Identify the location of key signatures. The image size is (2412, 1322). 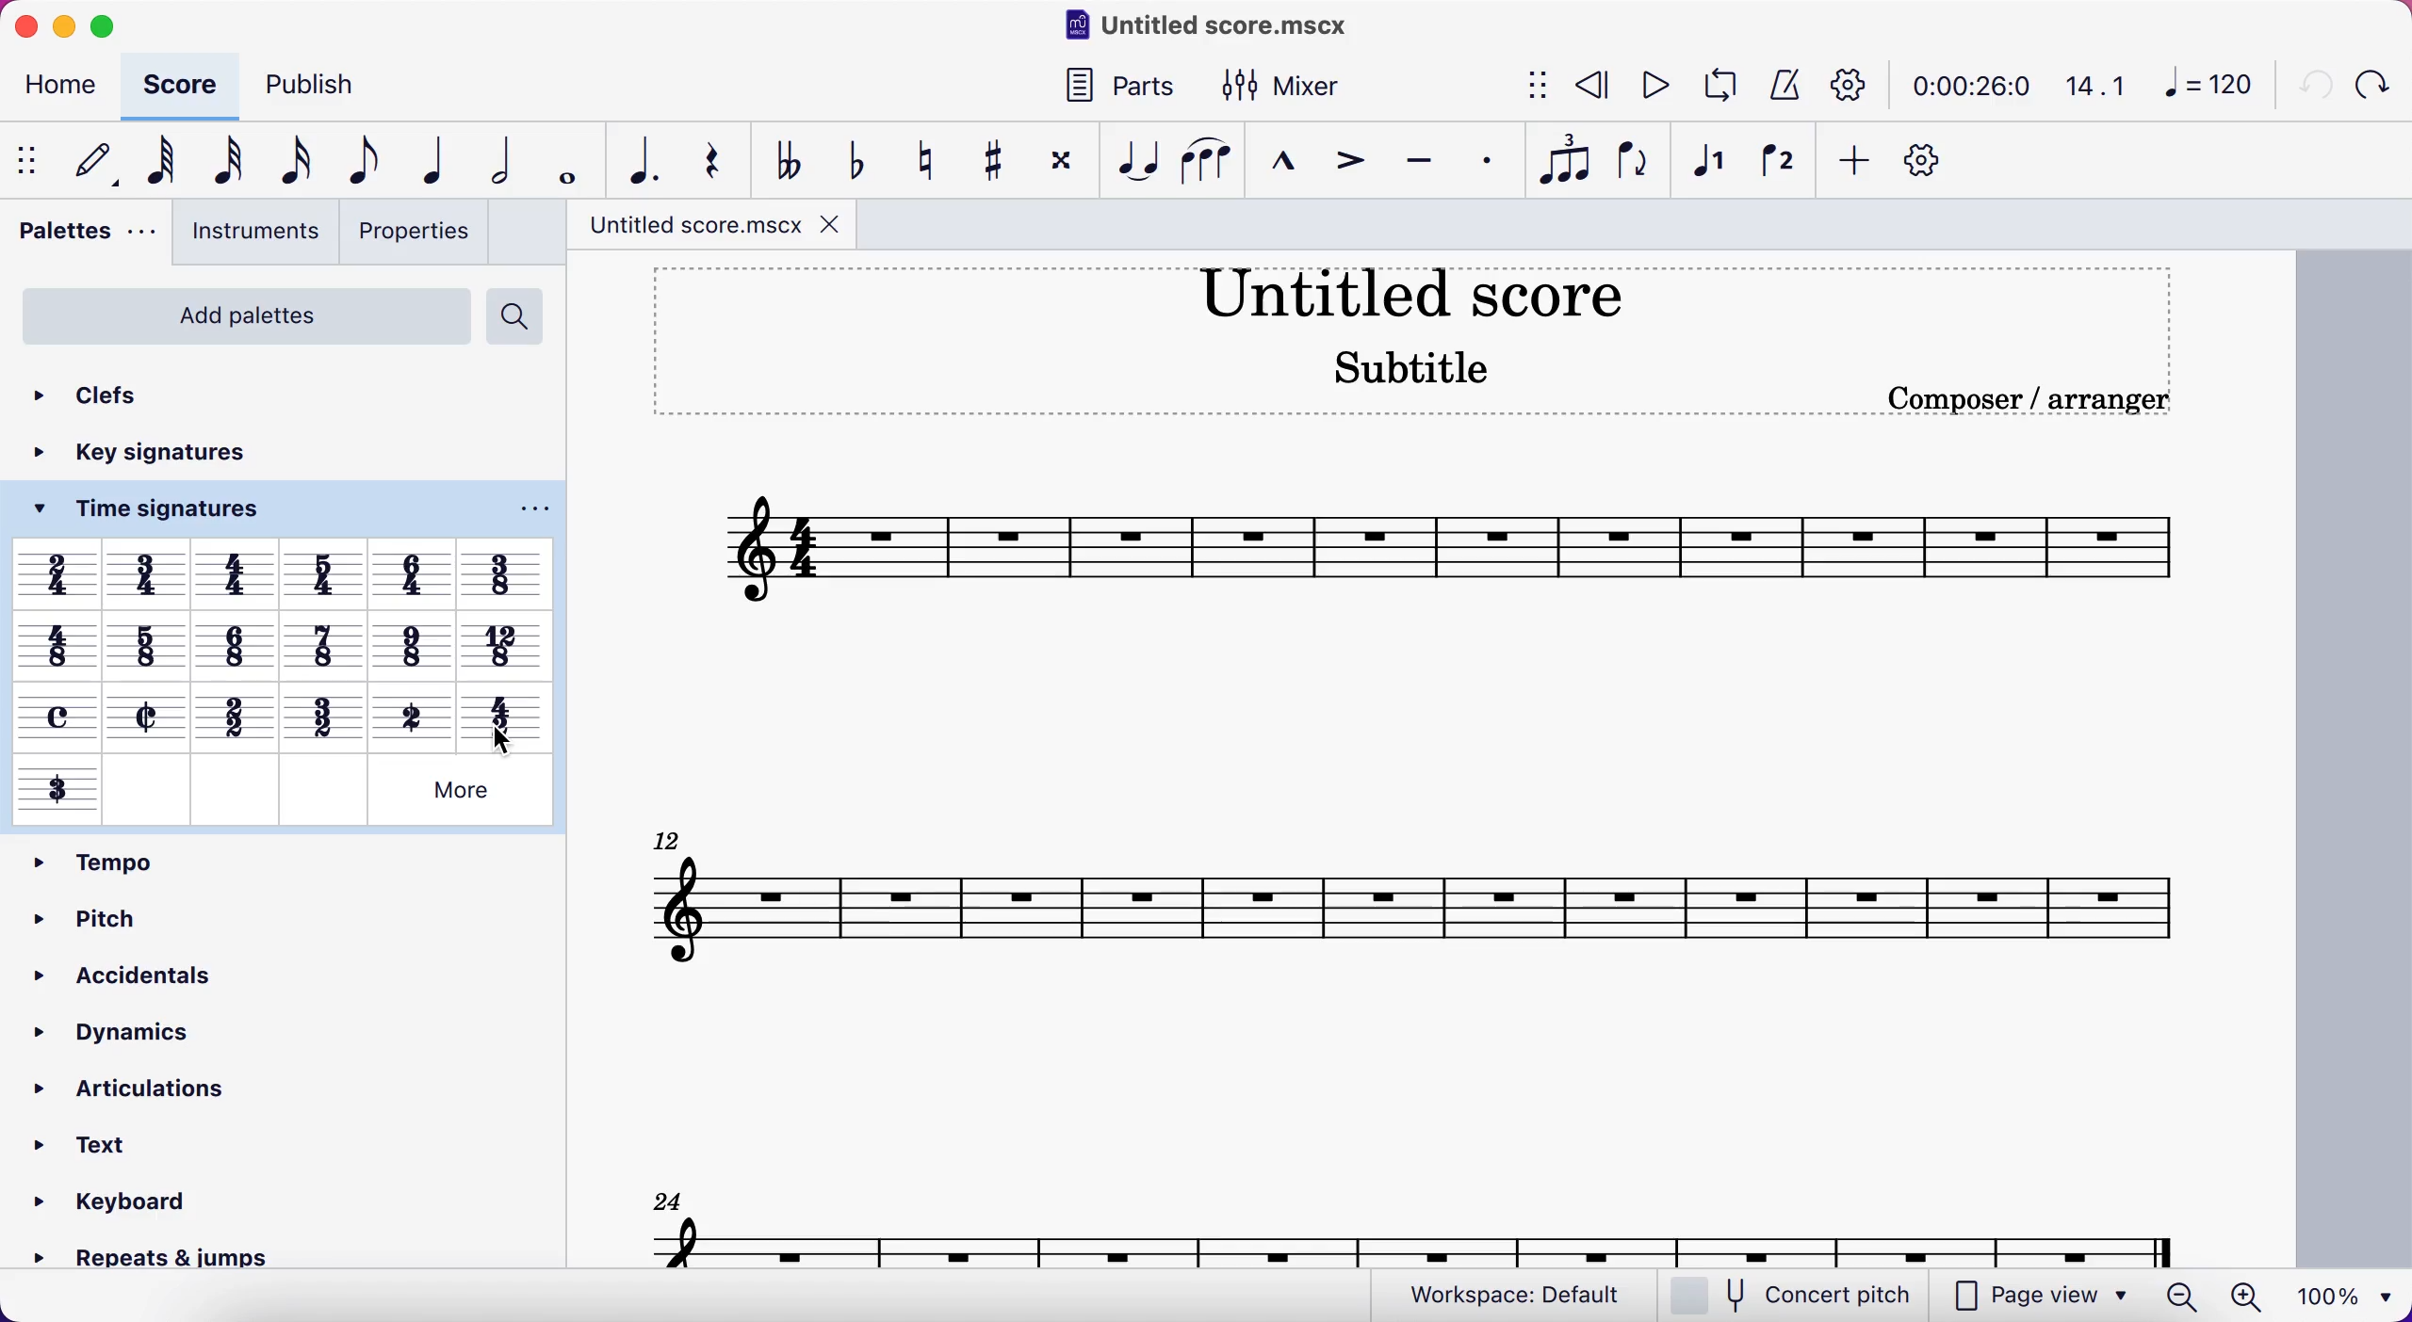
(175, 457).